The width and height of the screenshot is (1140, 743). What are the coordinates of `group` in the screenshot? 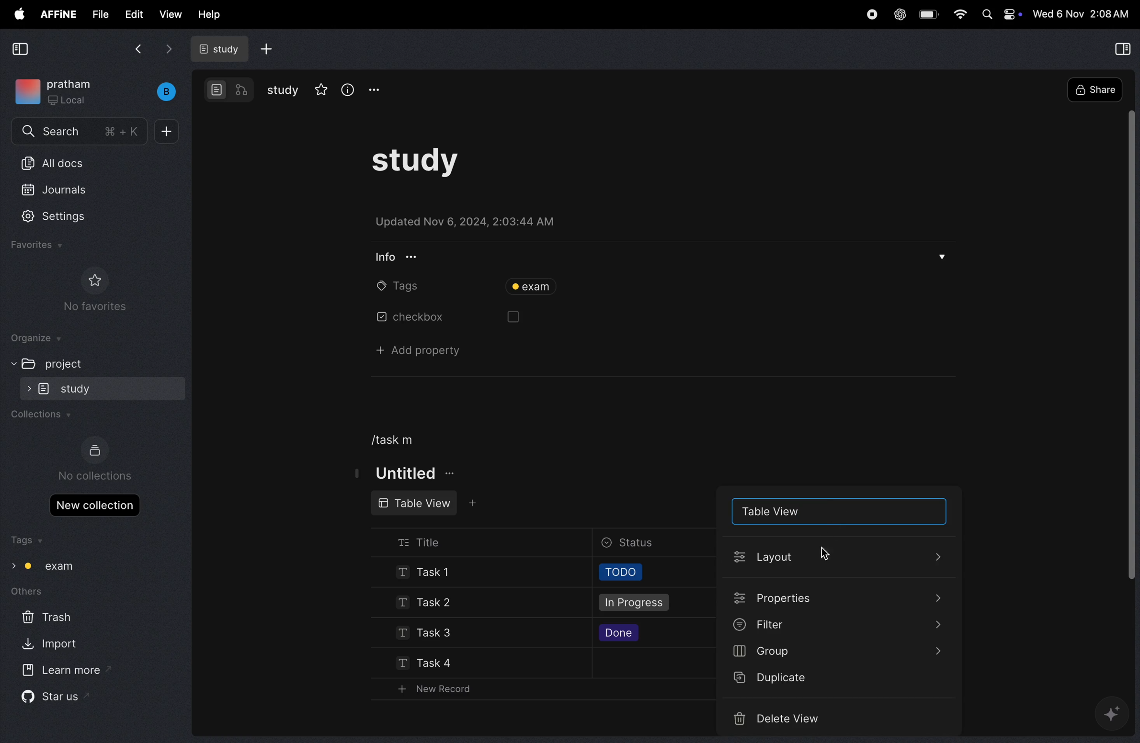 It's located at (834, 652).